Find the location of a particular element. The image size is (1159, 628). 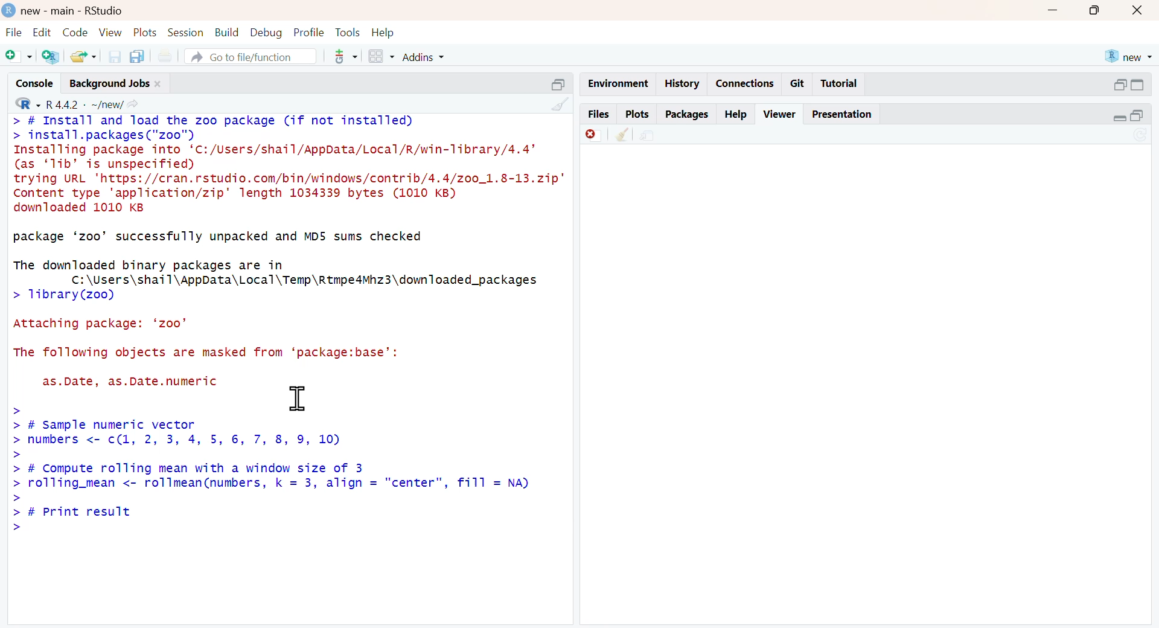

Sync is located at coordinates (1142, 135).